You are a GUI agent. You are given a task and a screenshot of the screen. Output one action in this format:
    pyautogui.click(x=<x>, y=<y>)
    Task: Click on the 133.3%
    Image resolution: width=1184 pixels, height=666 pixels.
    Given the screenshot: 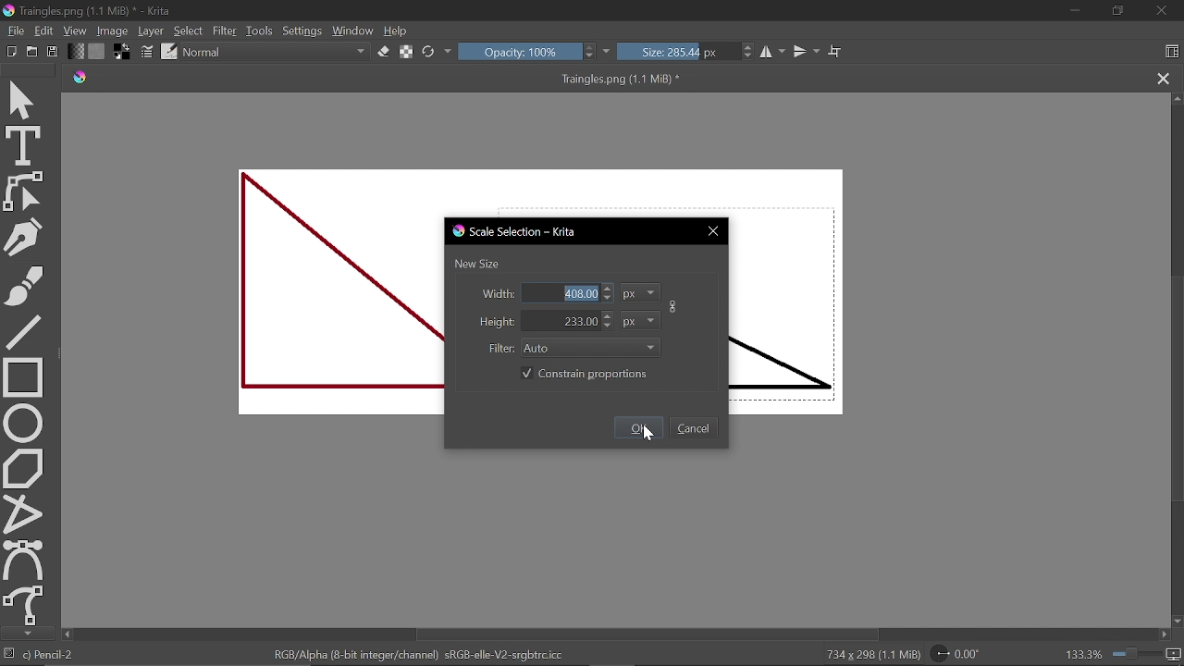 What is the action you would take?
    pyautogui.click(x=1124, y=654)
    